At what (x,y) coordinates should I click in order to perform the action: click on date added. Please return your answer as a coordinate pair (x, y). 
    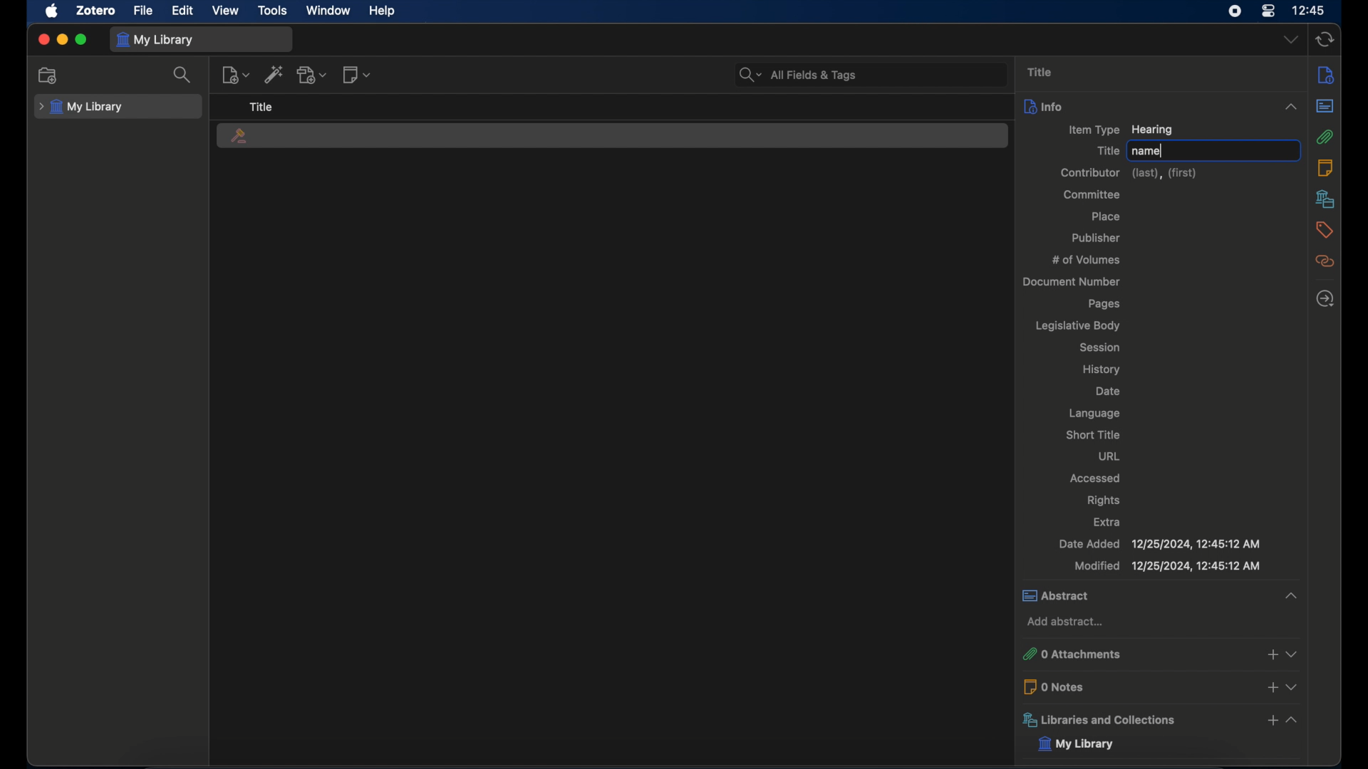
    Looking at the image, I should click on (1159, 543).